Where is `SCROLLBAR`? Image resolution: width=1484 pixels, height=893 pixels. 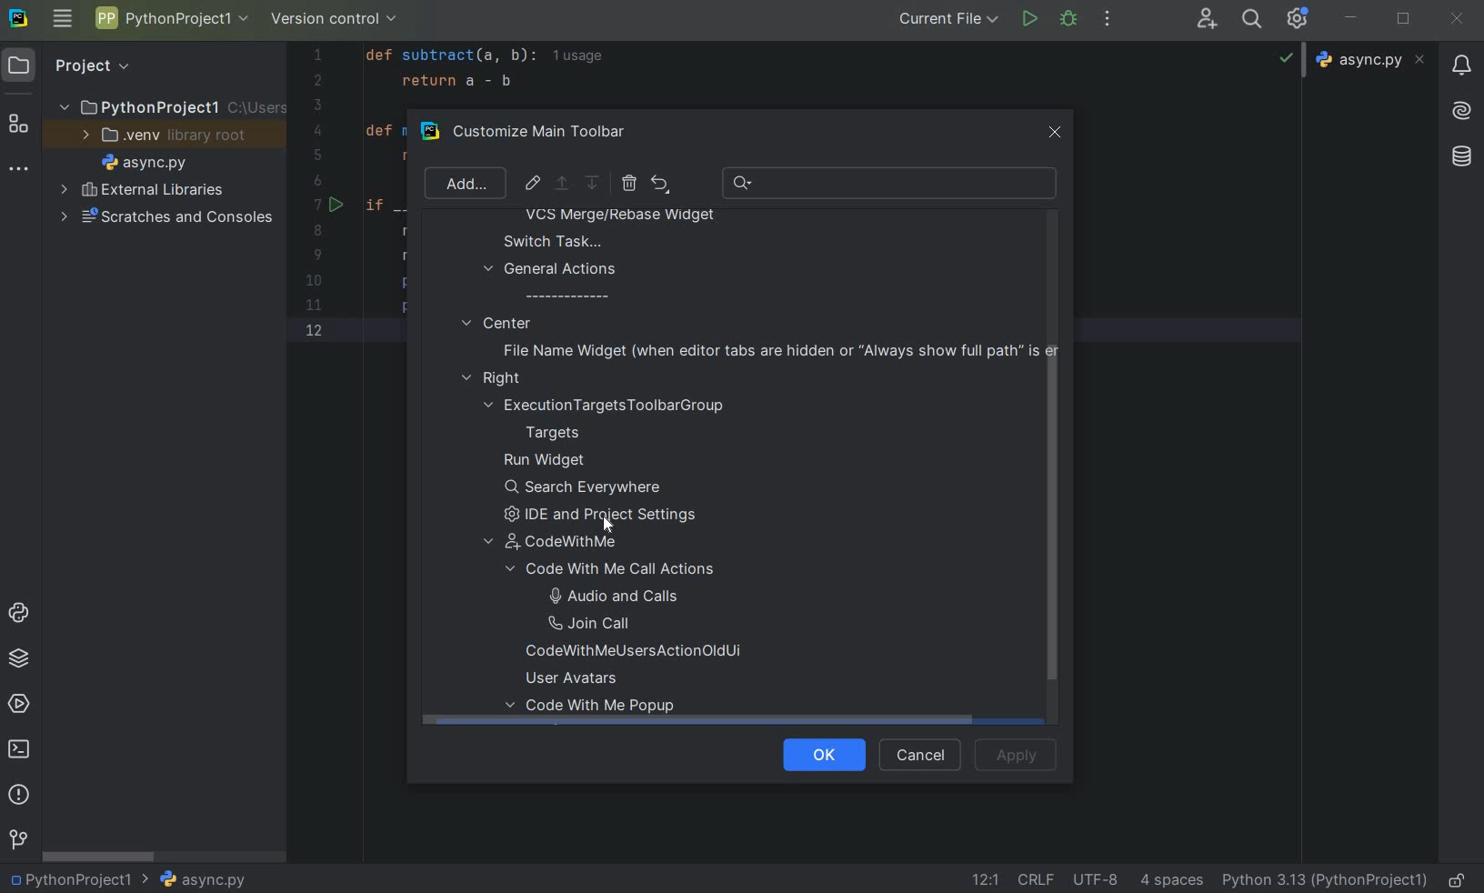
SCROLLBAR is located at coordinates (100, 855).